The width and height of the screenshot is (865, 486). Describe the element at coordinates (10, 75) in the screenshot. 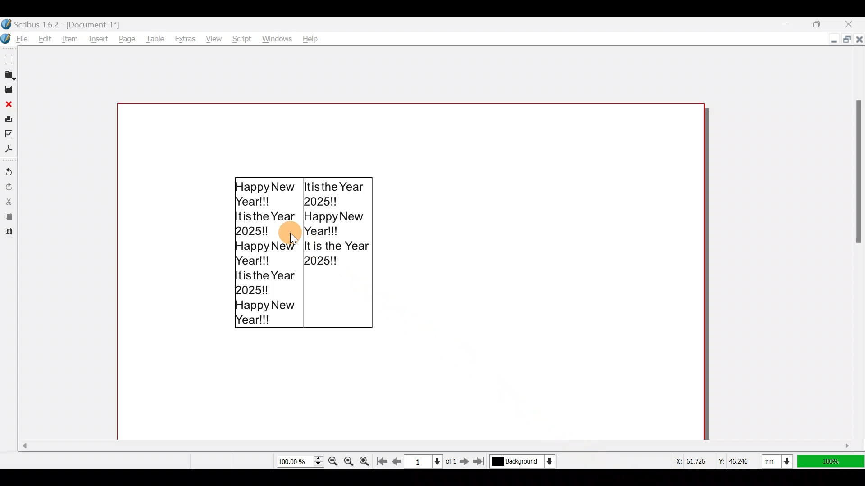

I see `Open` at that location.